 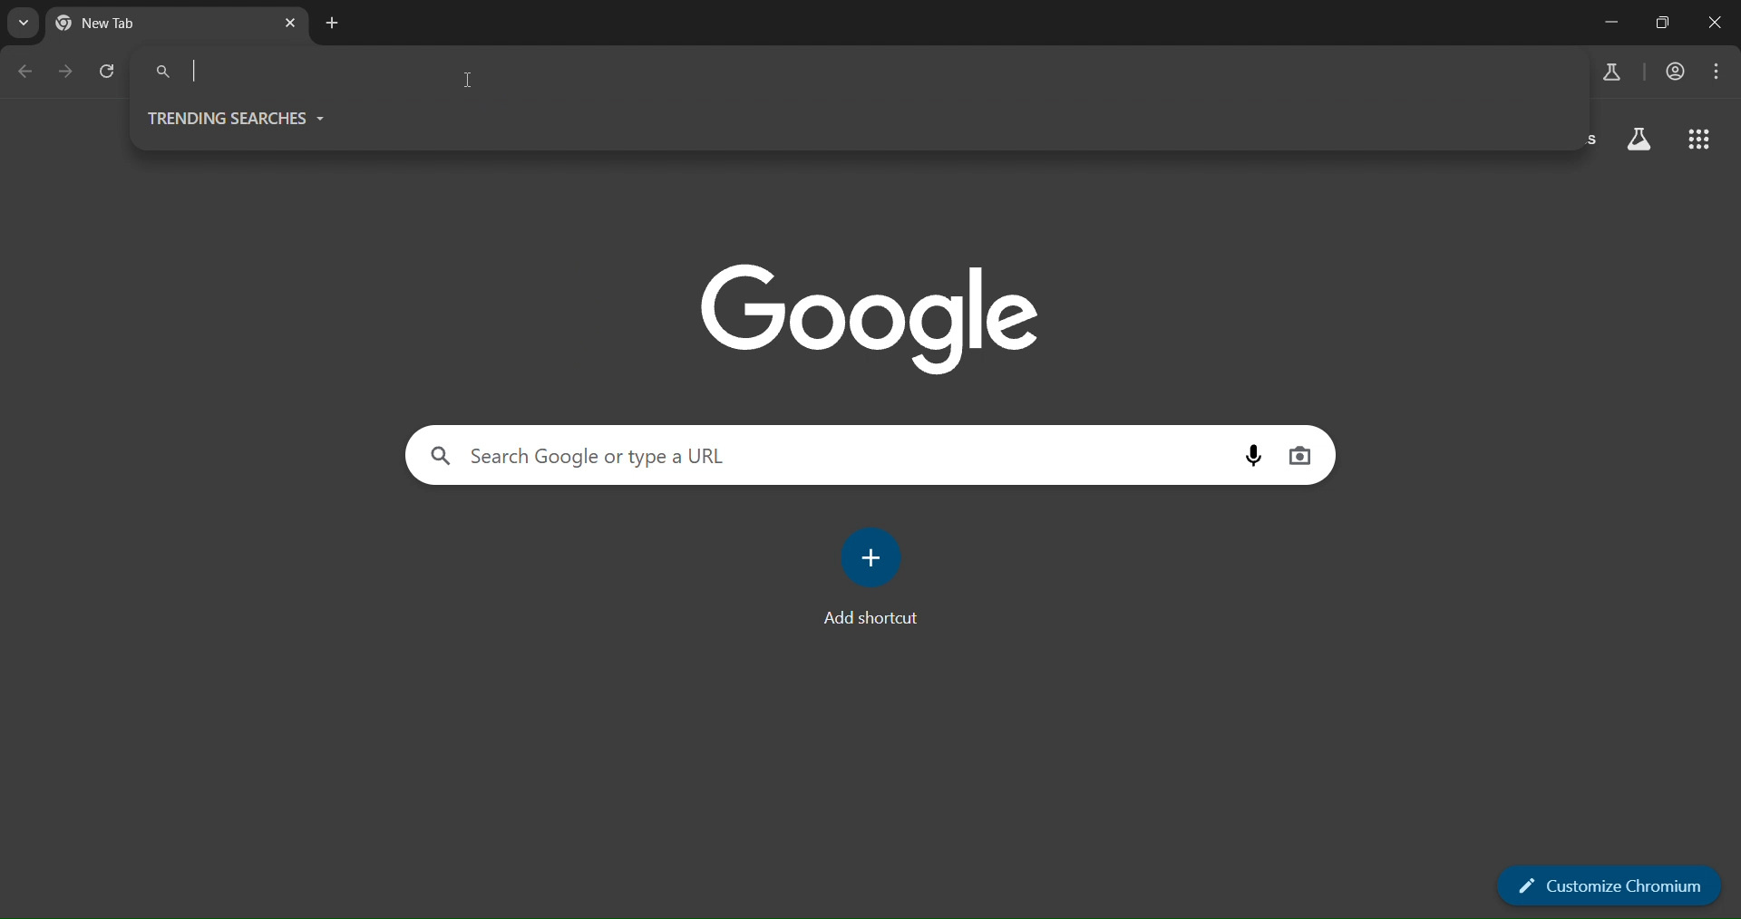 What do you see at coordinates (21, 23) in the screenshot?
I see `search tabs` at bounding box center [21, 23].